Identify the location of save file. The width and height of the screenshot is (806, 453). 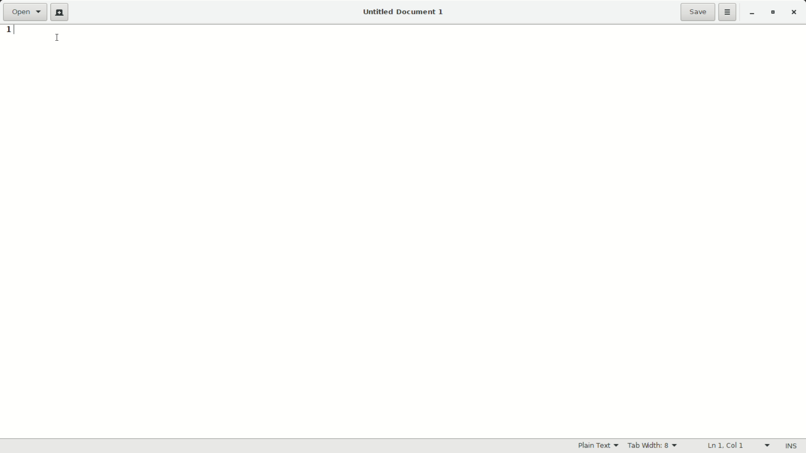
(698, 12).